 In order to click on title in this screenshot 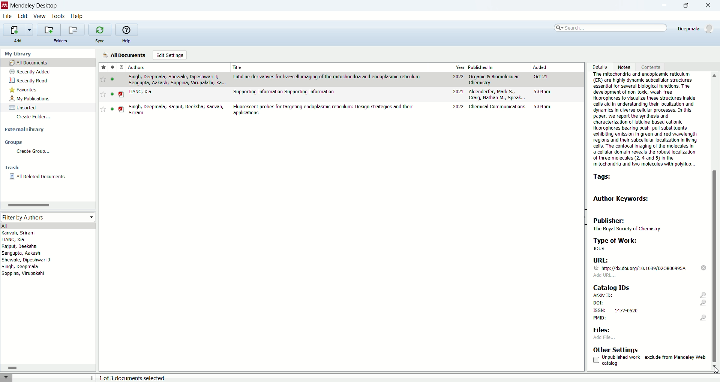, I will do `click(238, 67)`.